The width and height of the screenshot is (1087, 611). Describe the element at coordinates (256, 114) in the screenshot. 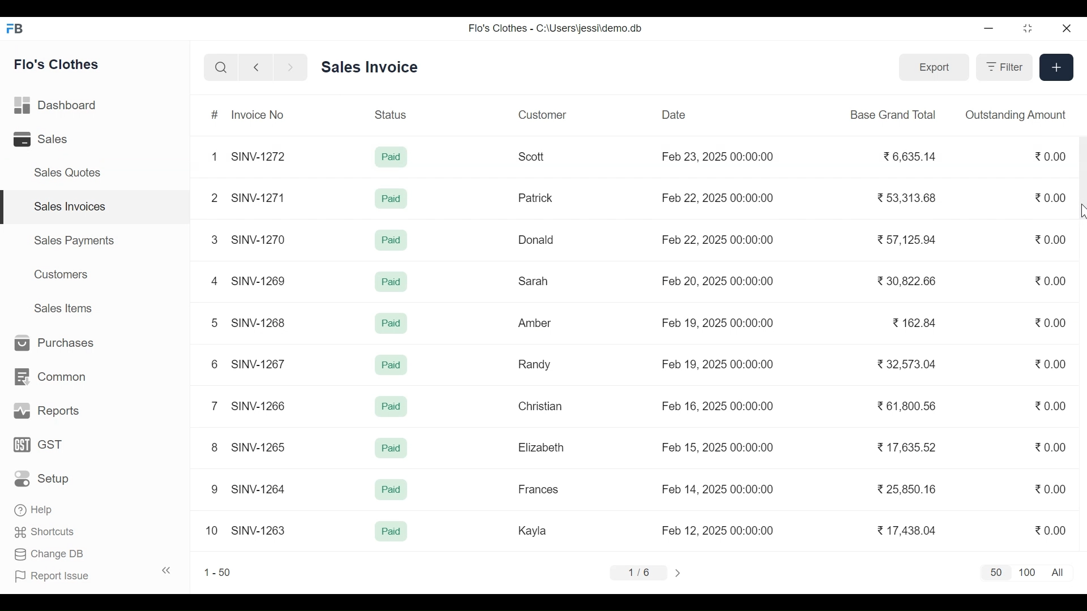

I see `Invoice No` at that location.